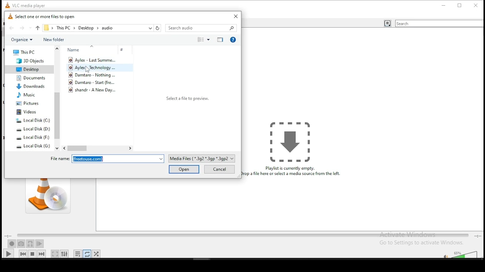 The height and width of the screenshot is (272, 485). I want to click on new folder, so click(55, 40).